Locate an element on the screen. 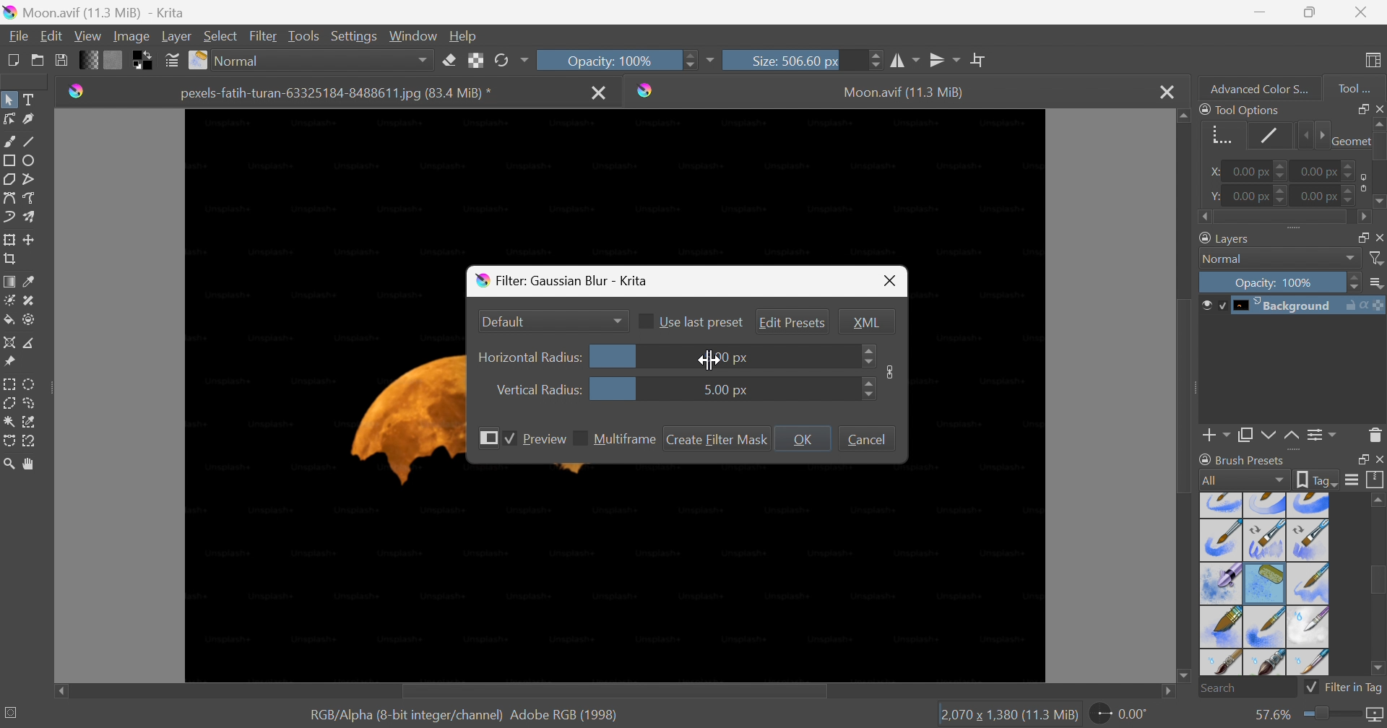  Background is located at coordinates (1292, 306).